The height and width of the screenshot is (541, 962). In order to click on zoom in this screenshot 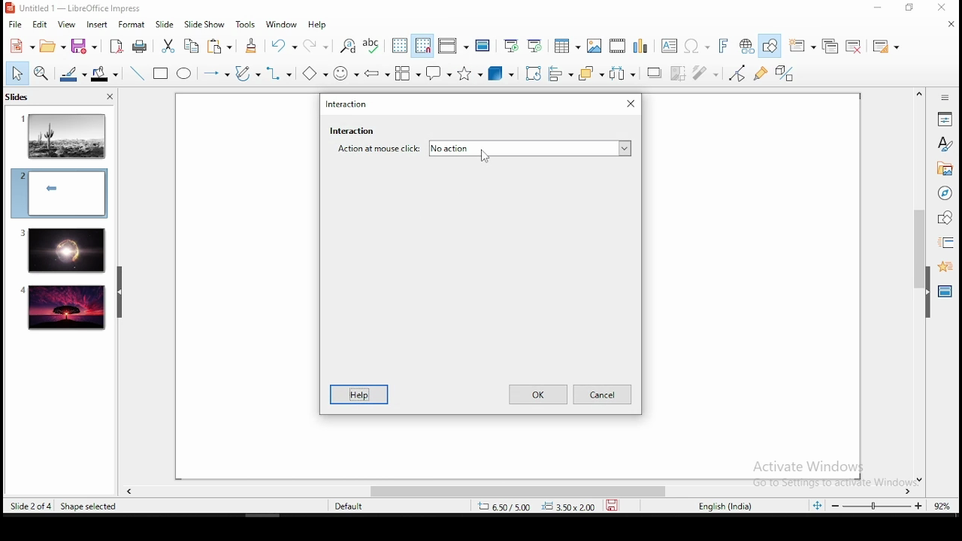, I will do `click(879, 507)`.